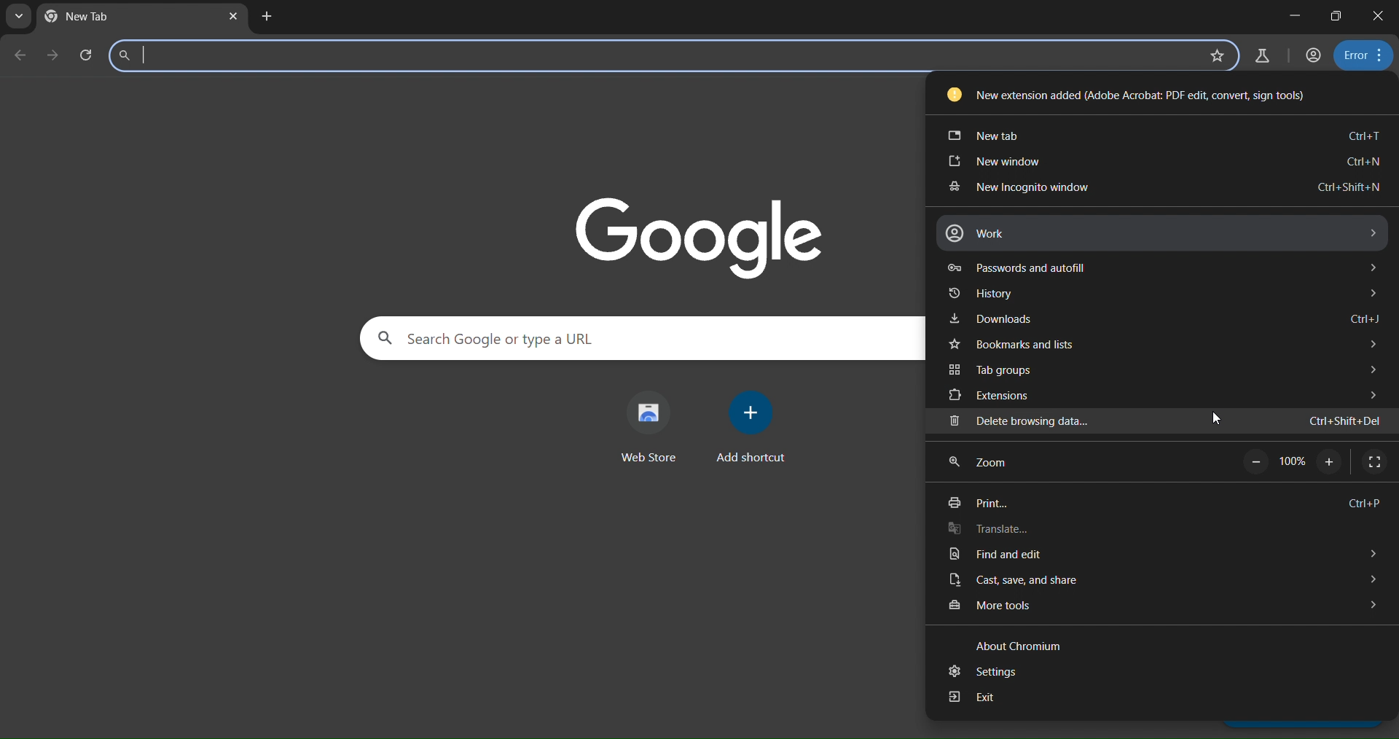 The height and width of the screenshot is (739, 1399). I want to click on cursor, so click(1217, 421).